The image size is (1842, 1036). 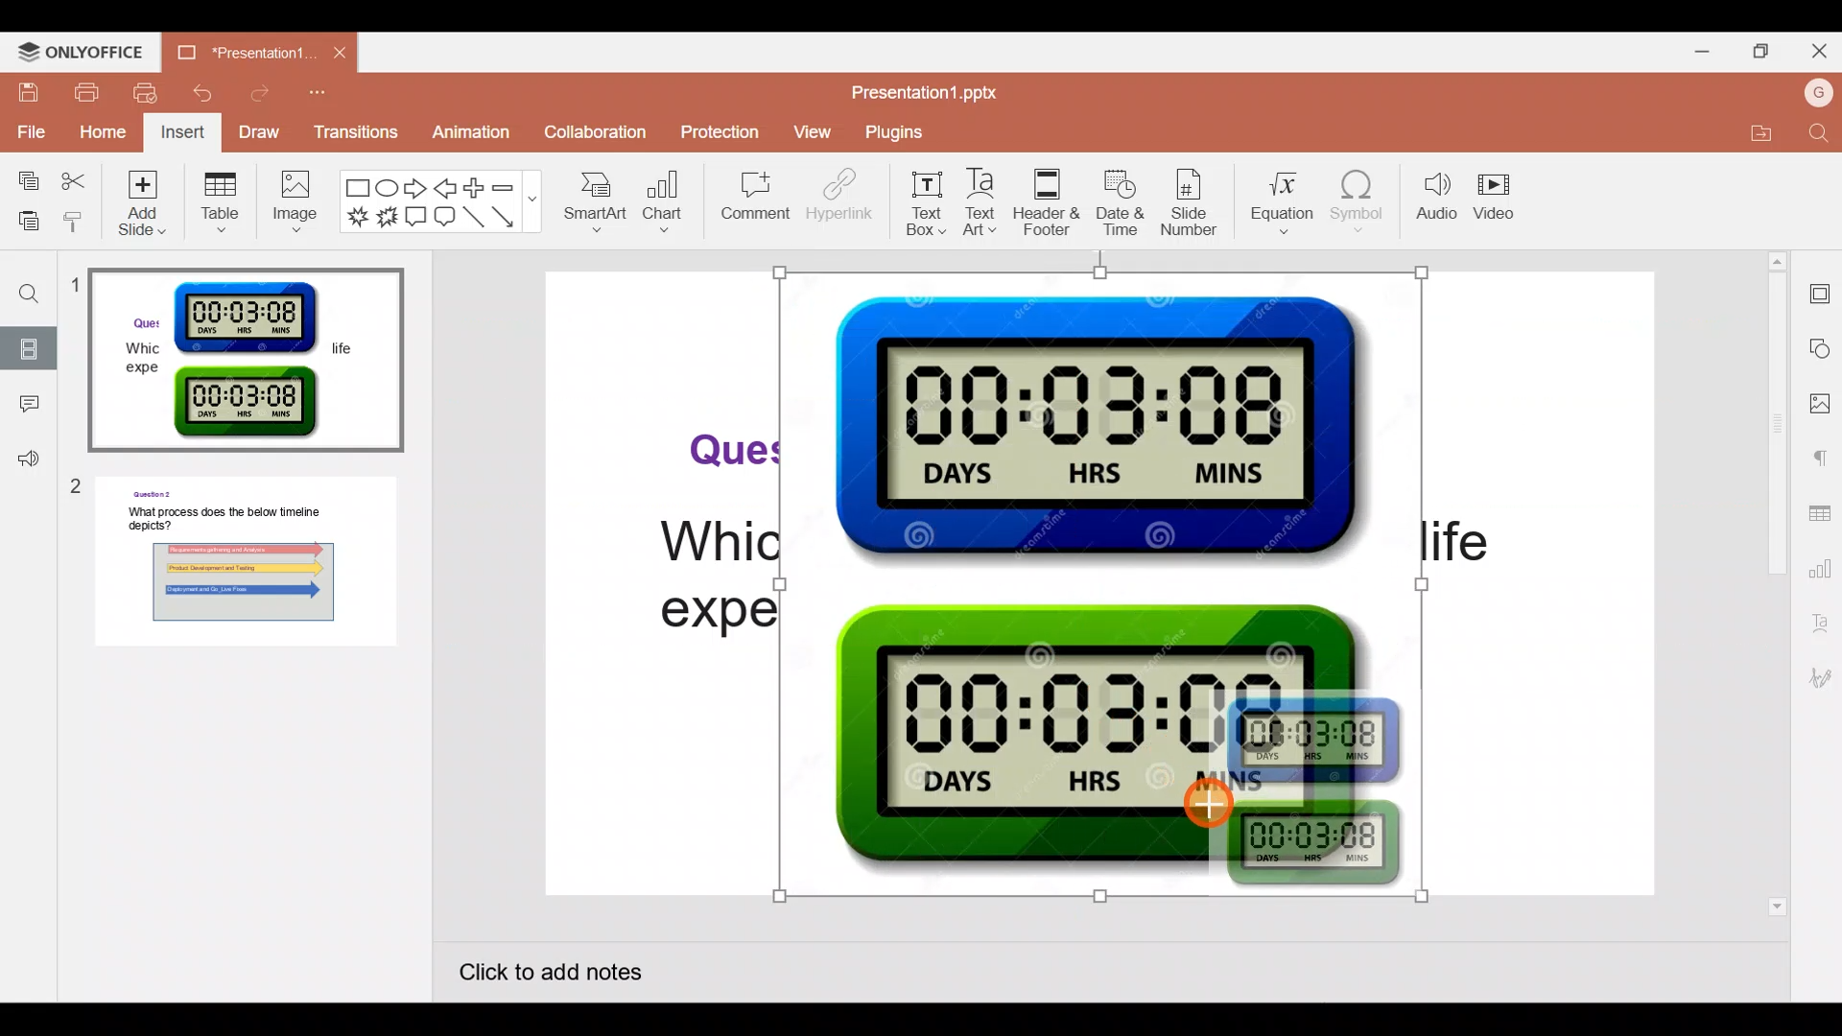 What do you see at coordinates (76, 180) in the screenshot?
I see `Cut` at bounding box center [76, 180].